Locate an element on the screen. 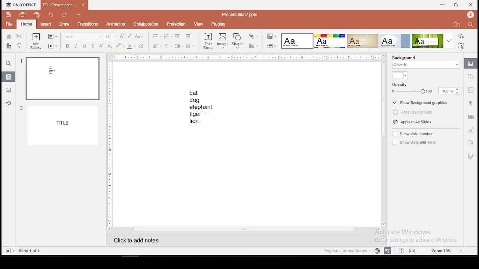  reset background is located at coordinates (413, 112).